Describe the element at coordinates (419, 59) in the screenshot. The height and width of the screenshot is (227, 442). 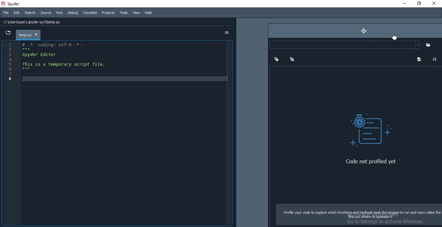
I see `file` at that location.